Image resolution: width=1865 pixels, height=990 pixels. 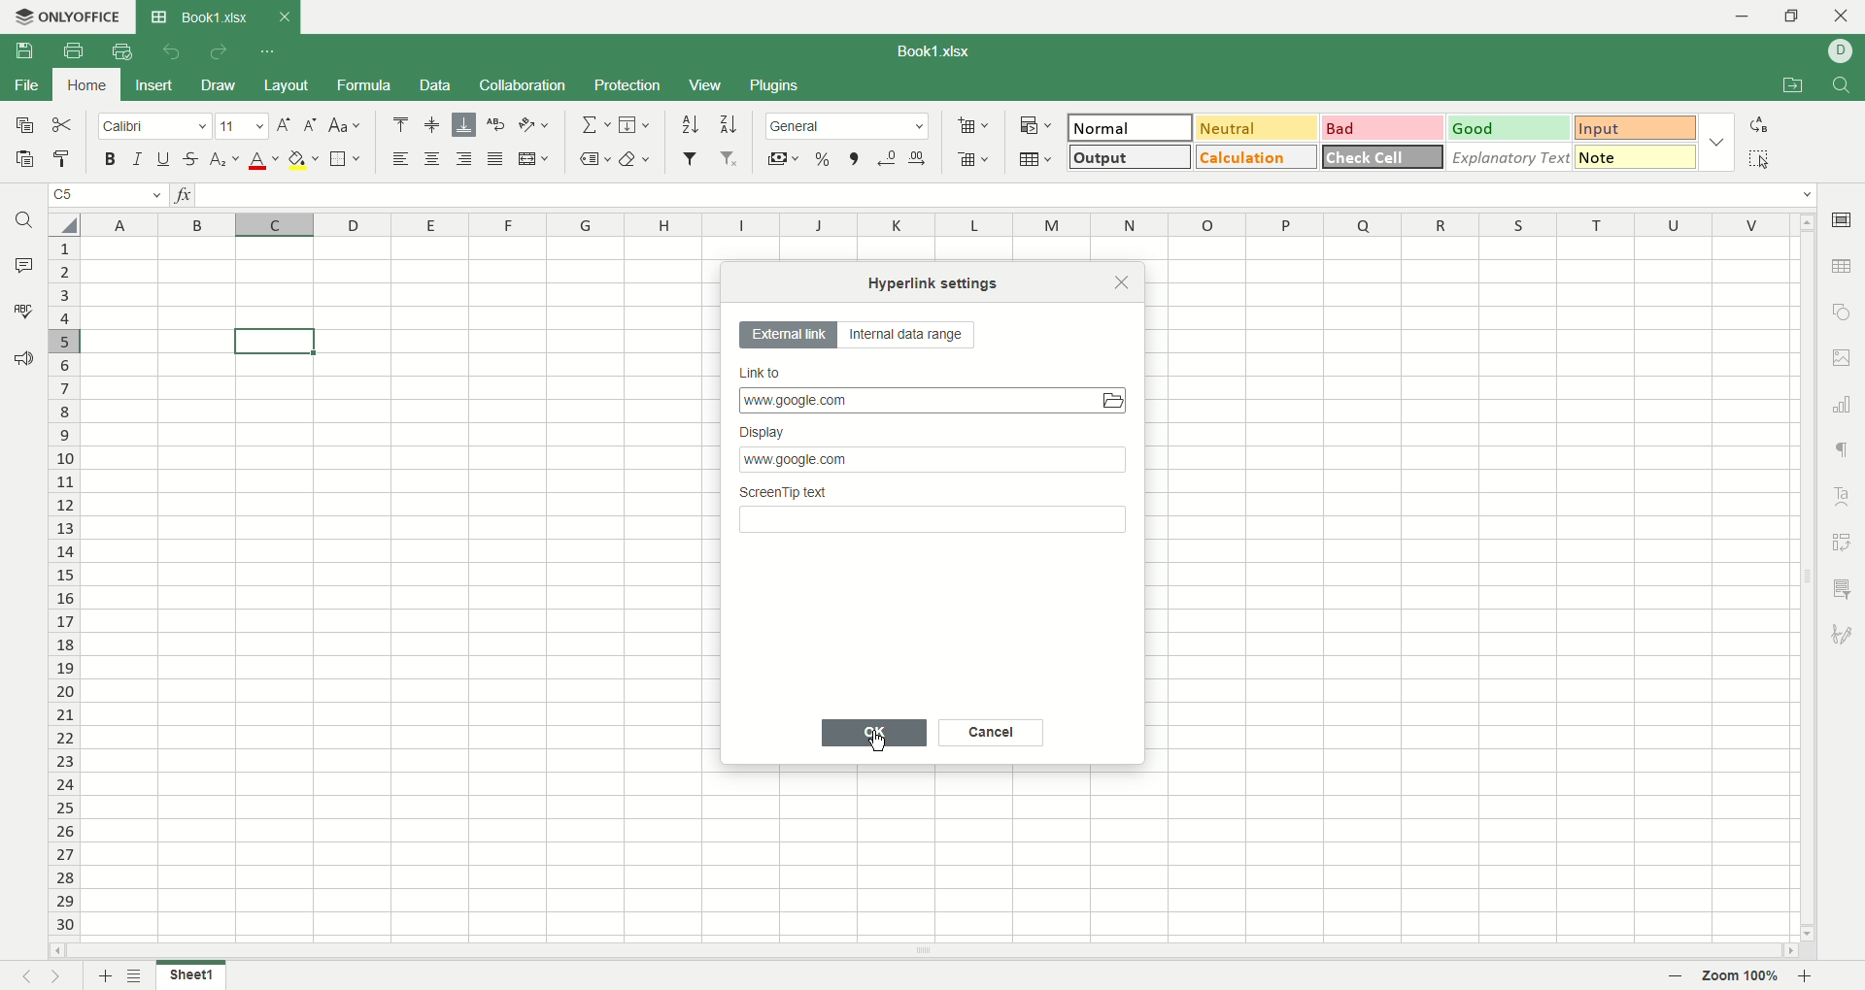 I want to click on view, so click(x=704, y=84).